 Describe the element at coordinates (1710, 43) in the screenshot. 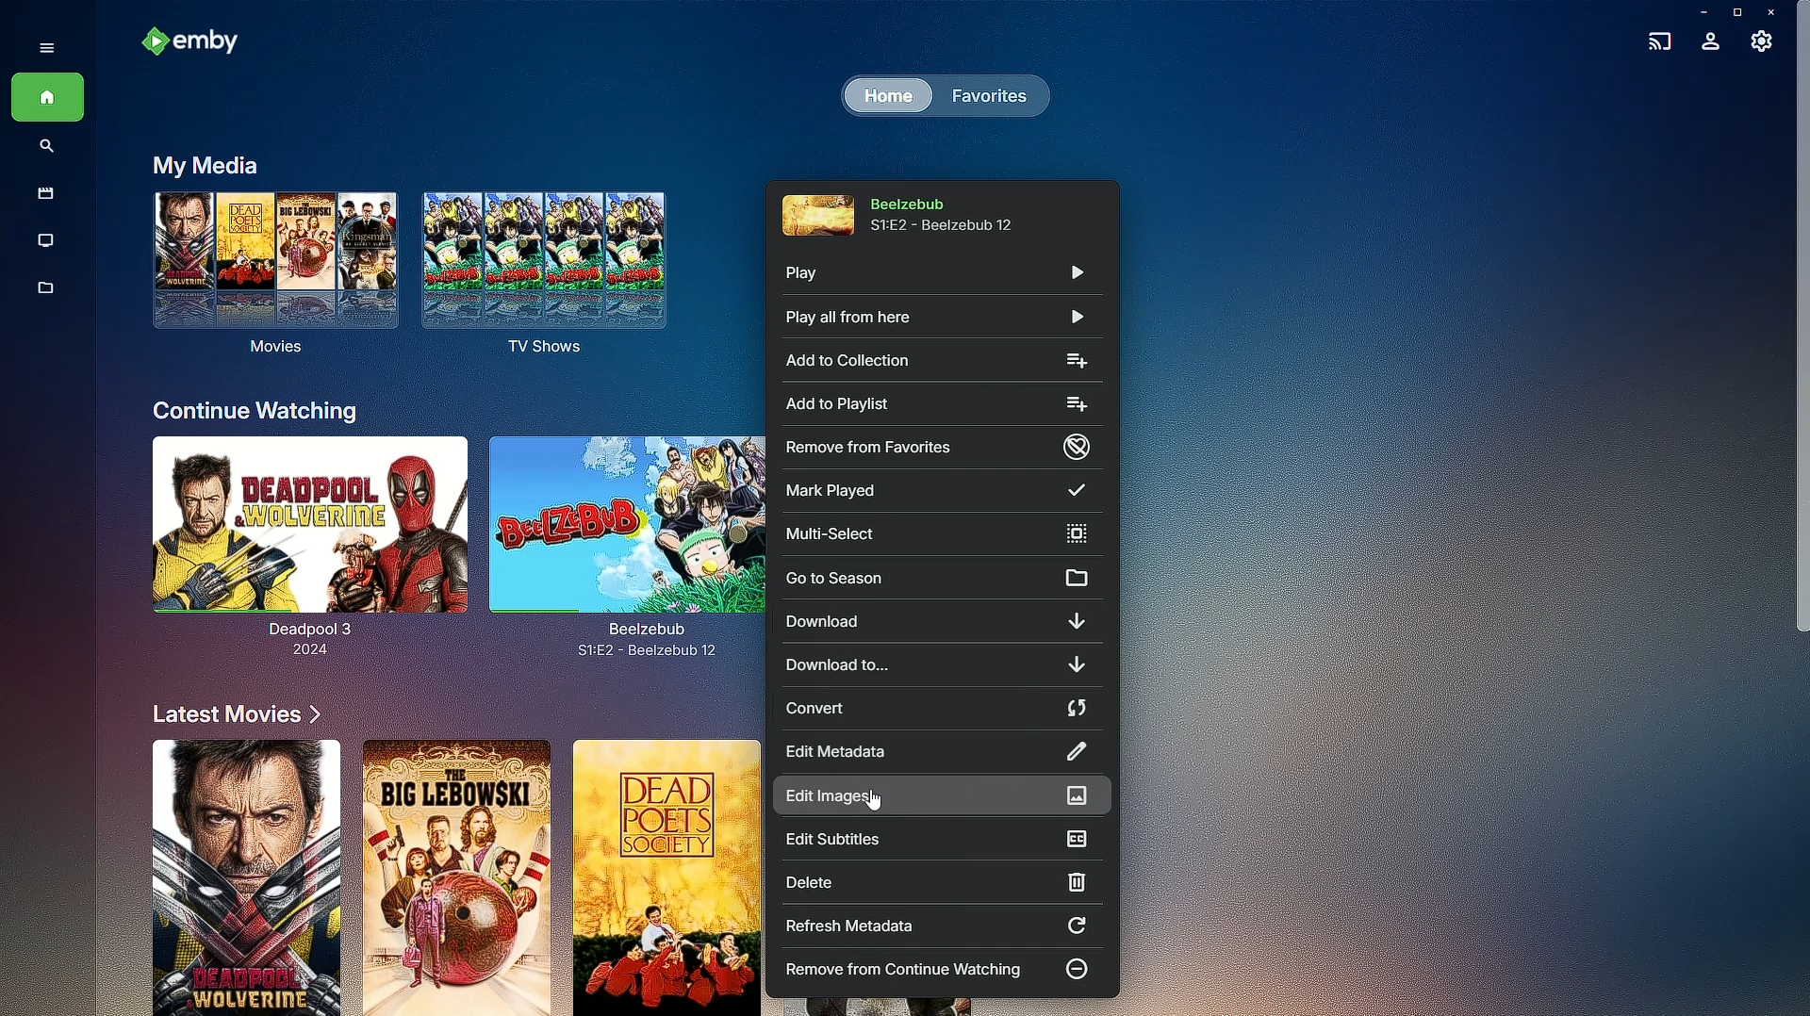

I see `Account` at that location.